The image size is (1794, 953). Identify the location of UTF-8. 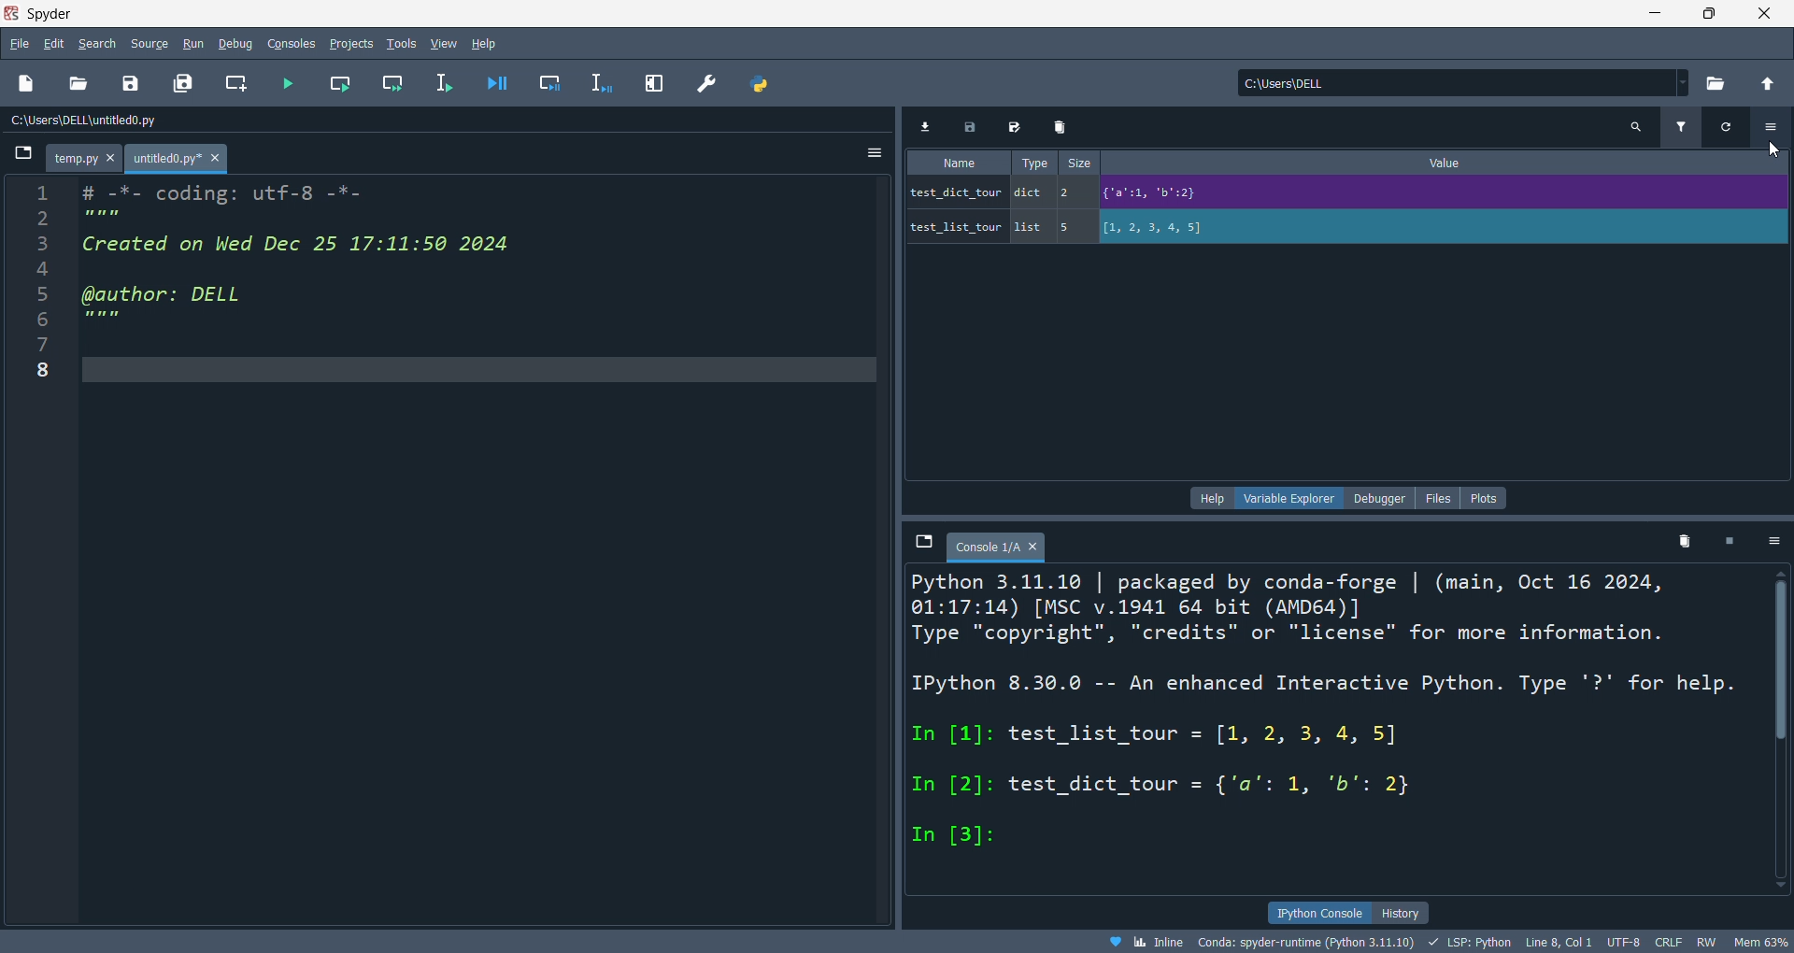
(1624, 941).